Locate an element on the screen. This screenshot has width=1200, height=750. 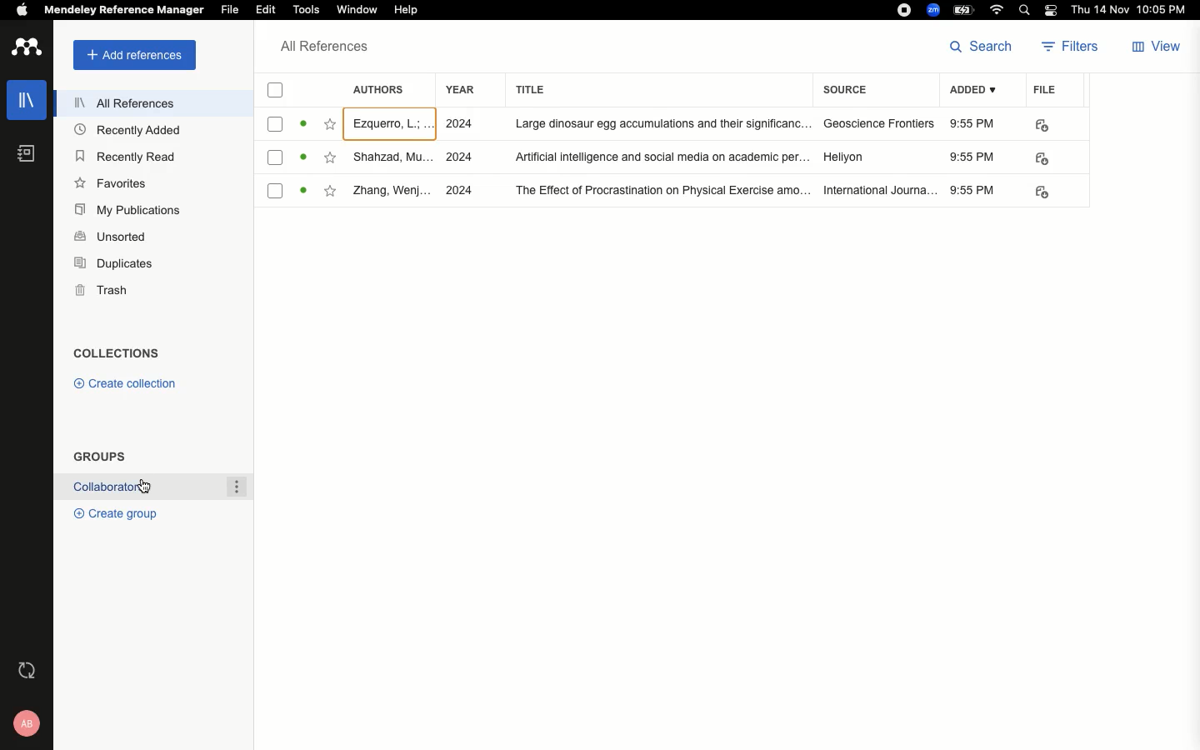
Filters is located at coordinates (1075, 47).